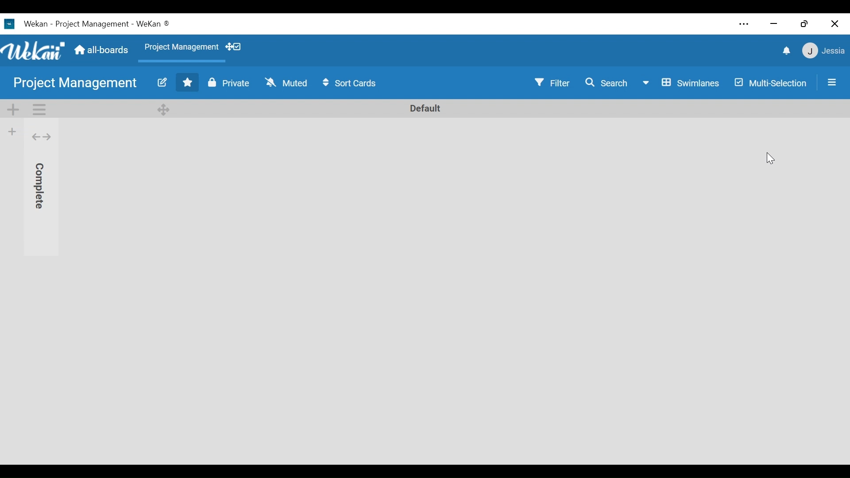  I want to click on Expand, so click(42, 137).